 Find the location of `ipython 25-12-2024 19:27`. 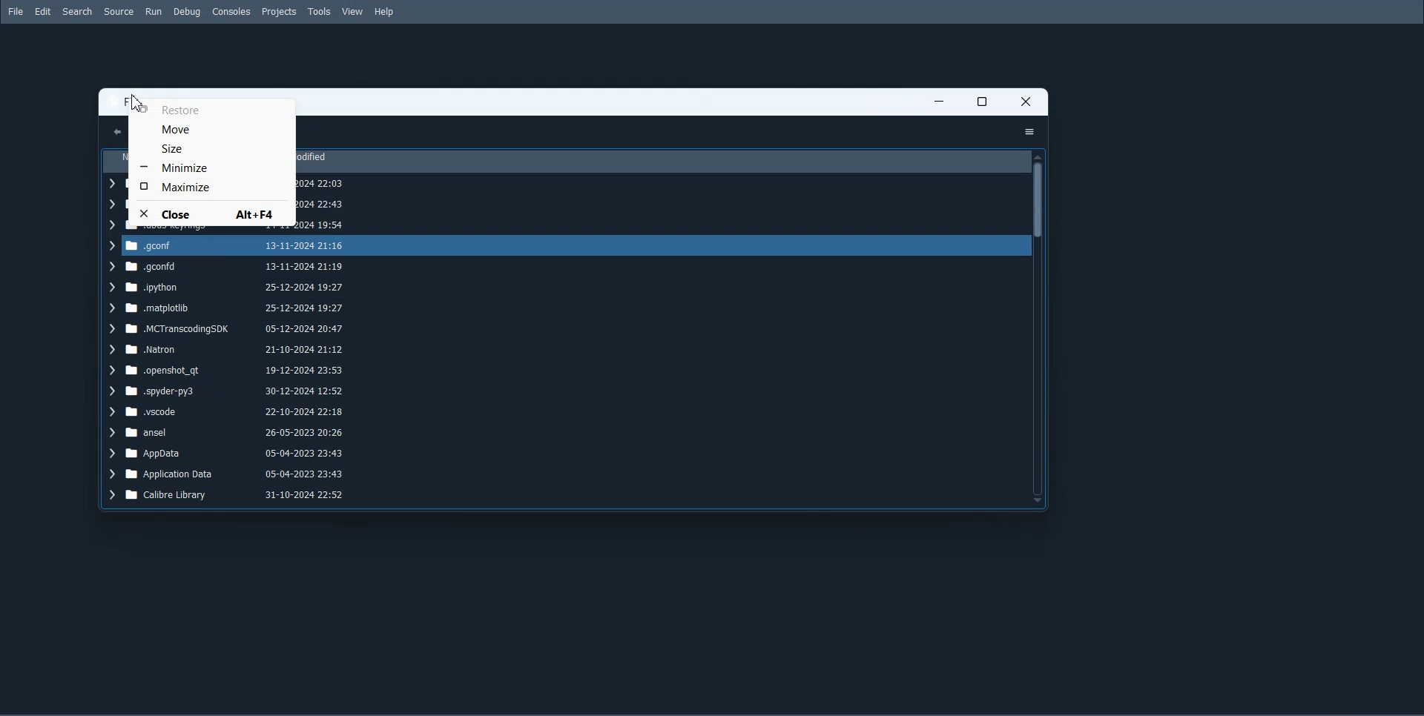

ipython 25-12-2024 19:27 is located at coordinates (225, 288).